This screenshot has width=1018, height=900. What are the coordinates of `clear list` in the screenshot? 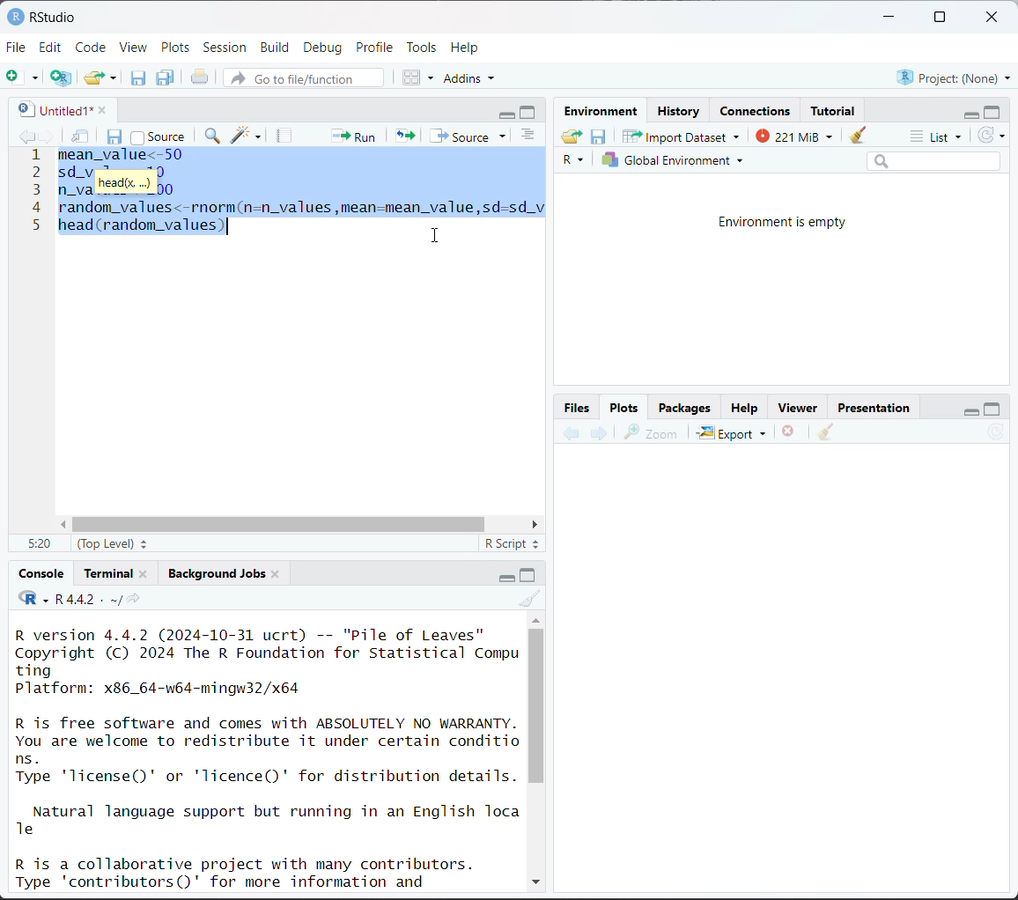 It's located at (115, 77).